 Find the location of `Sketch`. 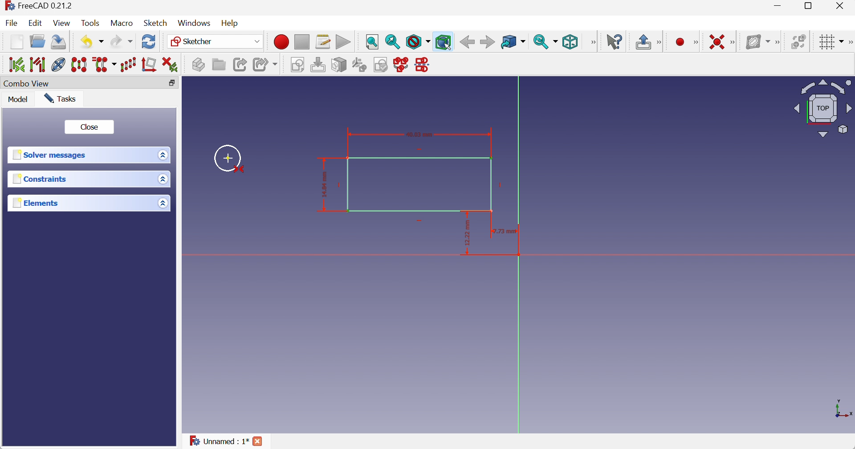

Sketch is located at coordinates (155, 23).